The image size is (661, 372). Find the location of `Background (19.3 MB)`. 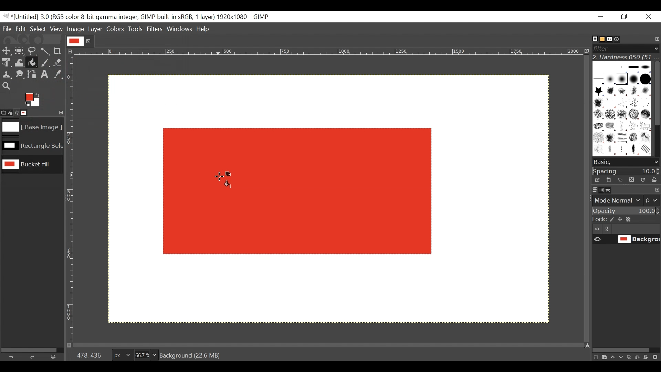

Background (19.3 MB) is located at coordinates (192, 355).